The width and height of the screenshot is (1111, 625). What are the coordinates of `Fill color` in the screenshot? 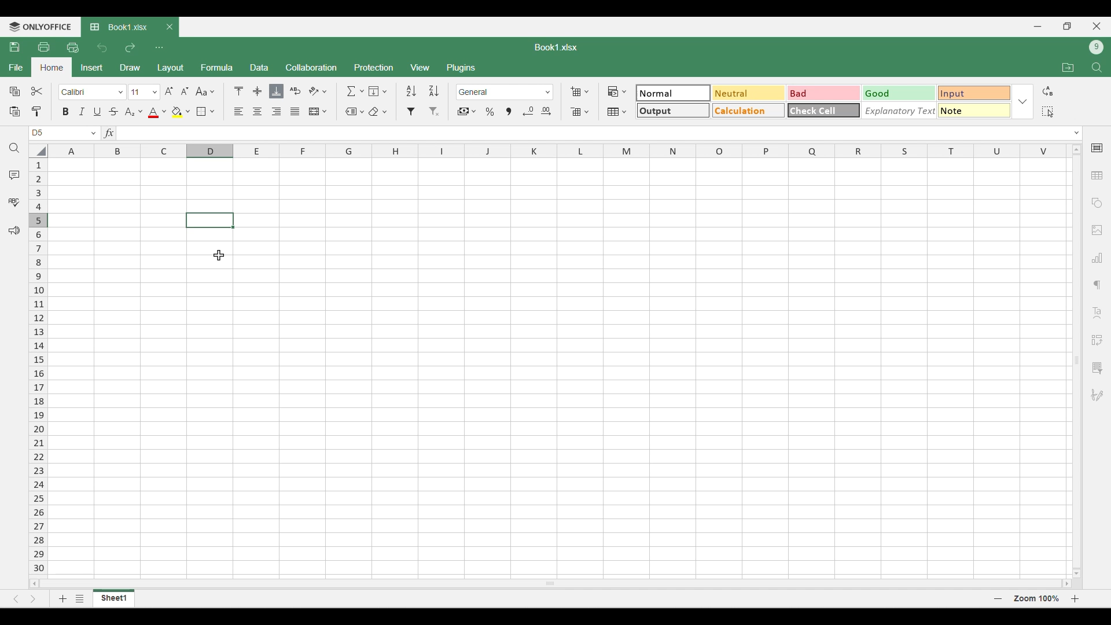 It's located at (181, 112).